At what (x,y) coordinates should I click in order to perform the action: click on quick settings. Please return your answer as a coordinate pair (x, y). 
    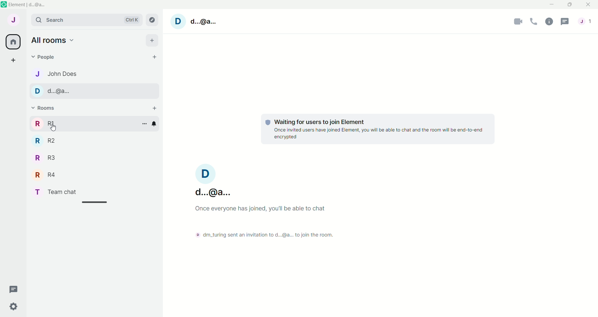
    Looking at the image, I should click on (16, 306).